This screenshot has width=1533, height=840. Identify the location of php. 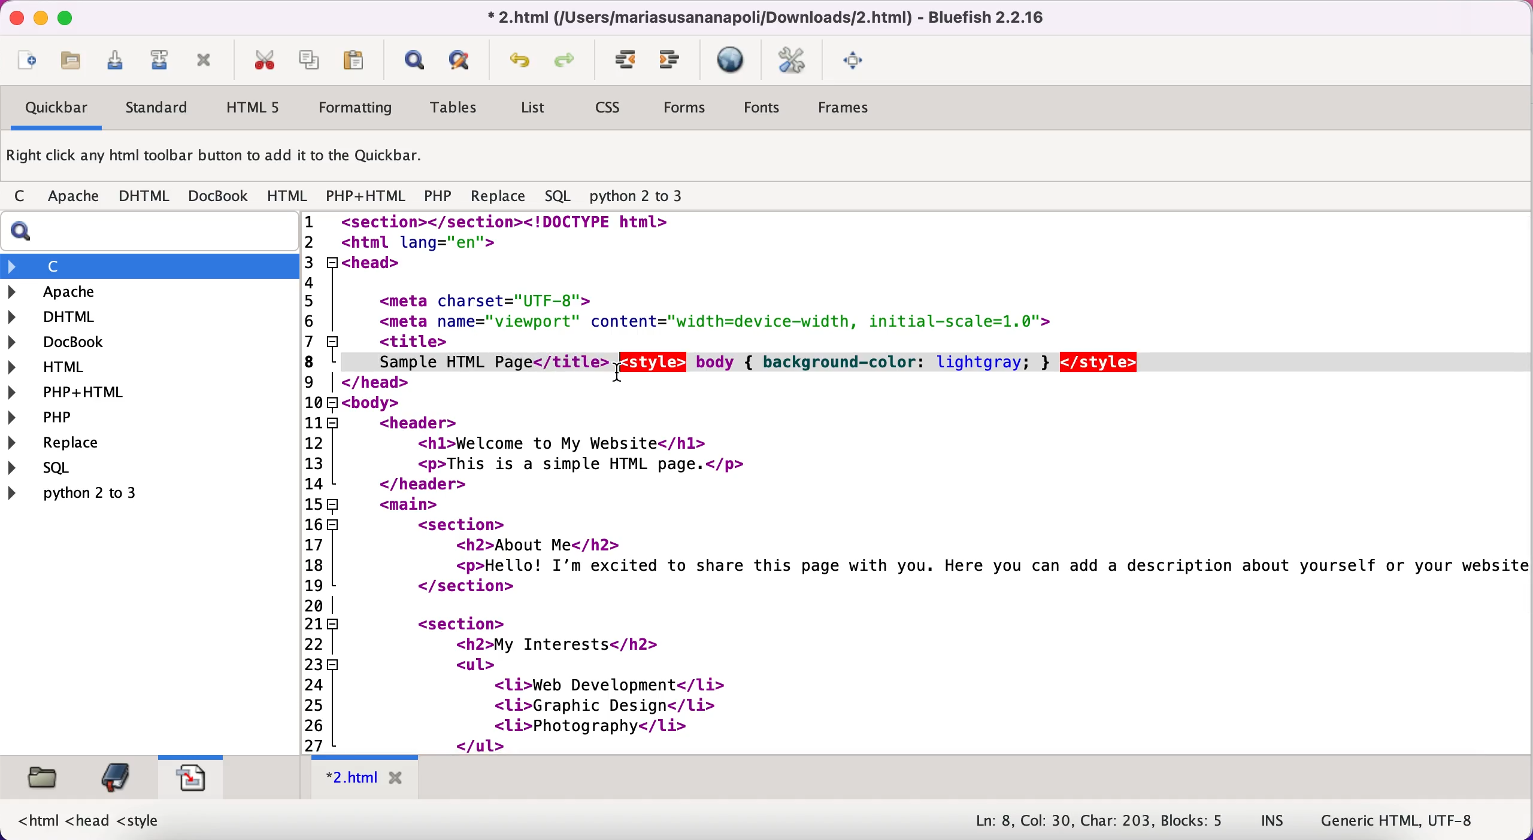
(75, 417).